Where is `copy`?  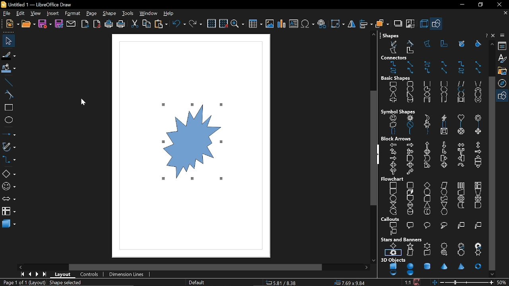
copy is located at coordinates (146, 24).